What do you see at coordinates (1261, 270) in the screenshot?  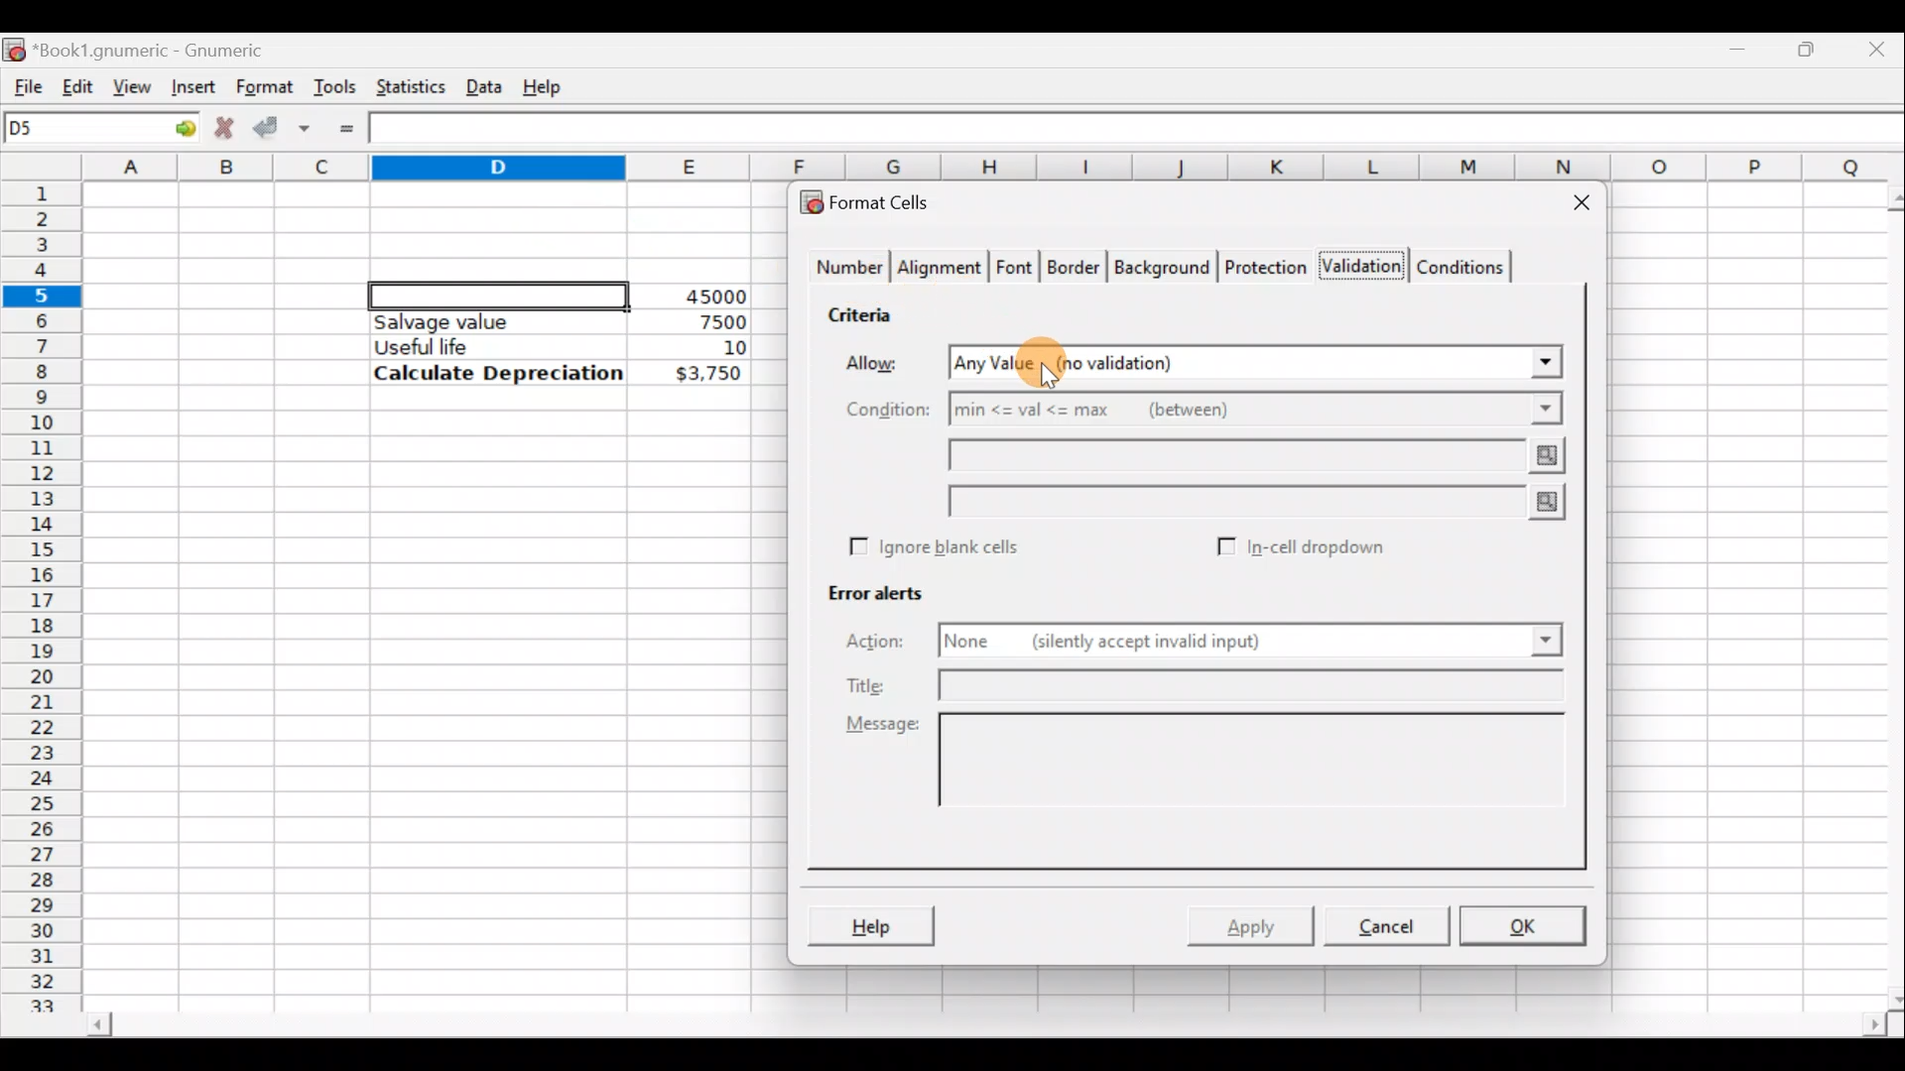 I see `Protection` at bounding box center [1261, 270].